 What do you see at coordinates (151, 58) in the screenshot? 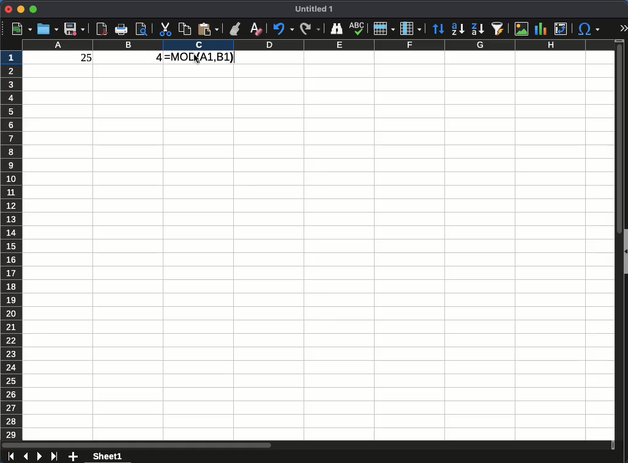
I see `4` at bounding box center [151, 58].